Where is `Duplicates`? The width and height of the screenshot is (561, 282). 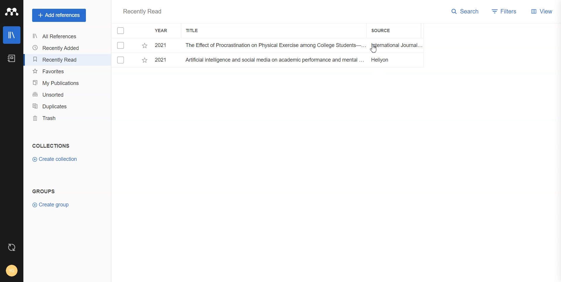
Duplicates is located at coordinates (57, 106).